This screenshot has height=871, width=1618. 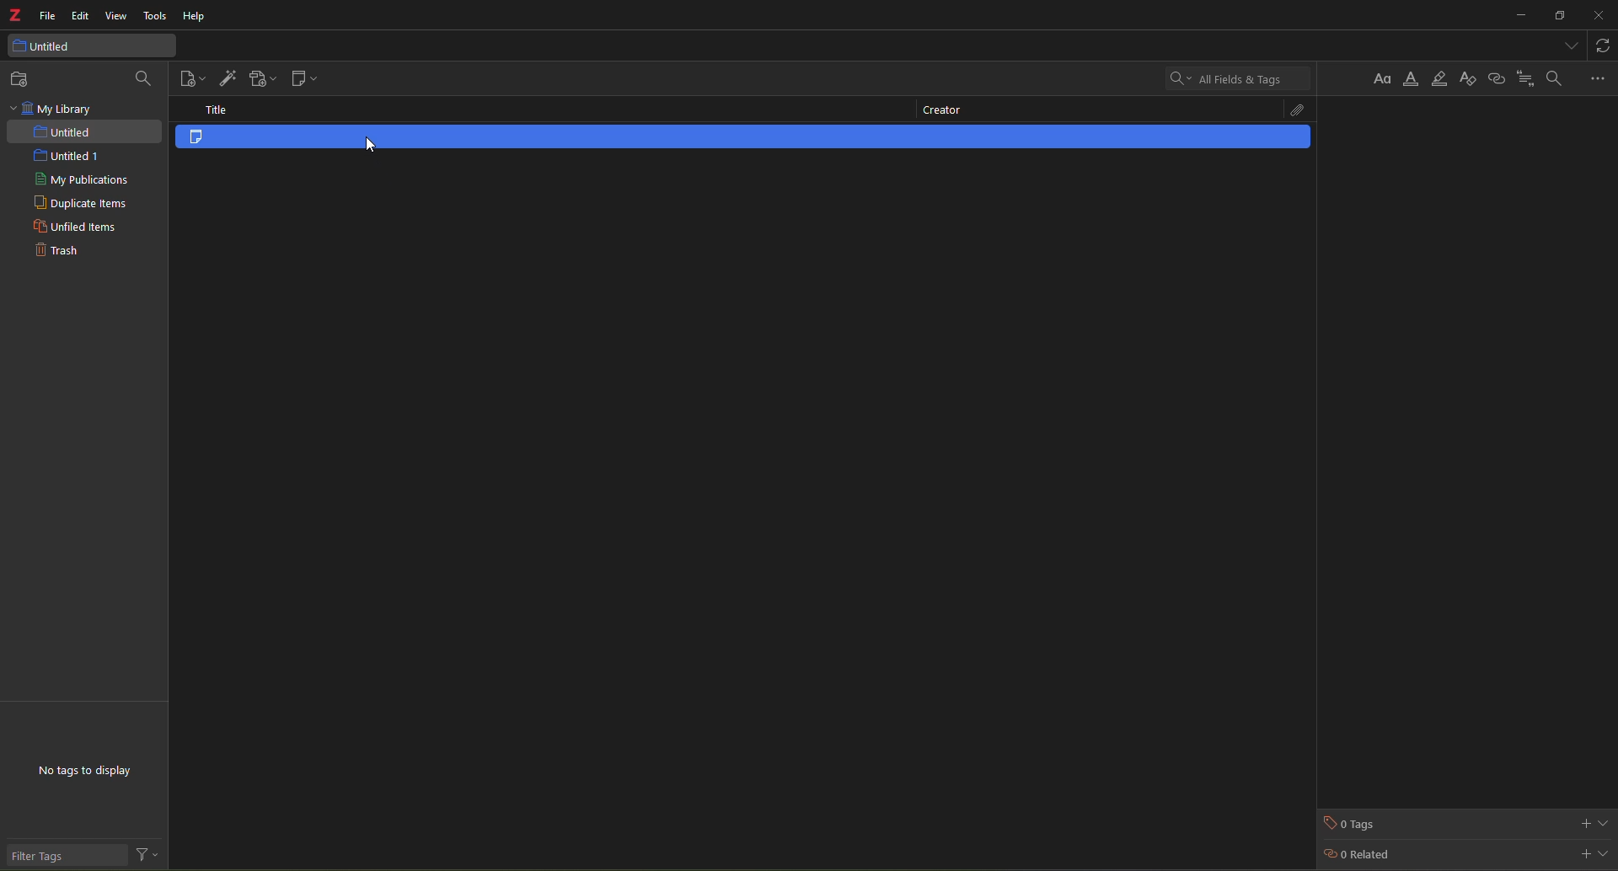 I want to click on add, so click(x=1582, y=822).